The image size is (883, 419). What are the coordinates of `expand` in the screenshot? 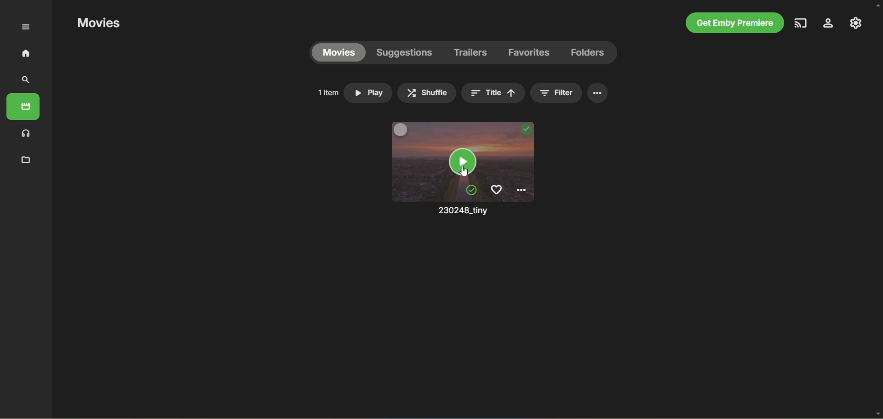 It's located at (24, 28).